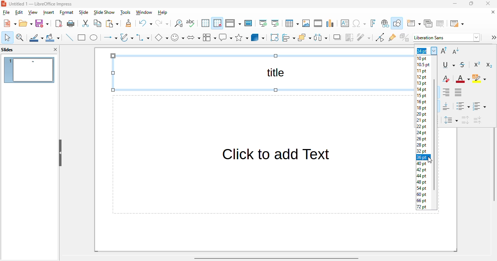  What do you see at coordinates (422, 108) in the screenshot?
I see `18 pt` at bounding box center [422, 108].